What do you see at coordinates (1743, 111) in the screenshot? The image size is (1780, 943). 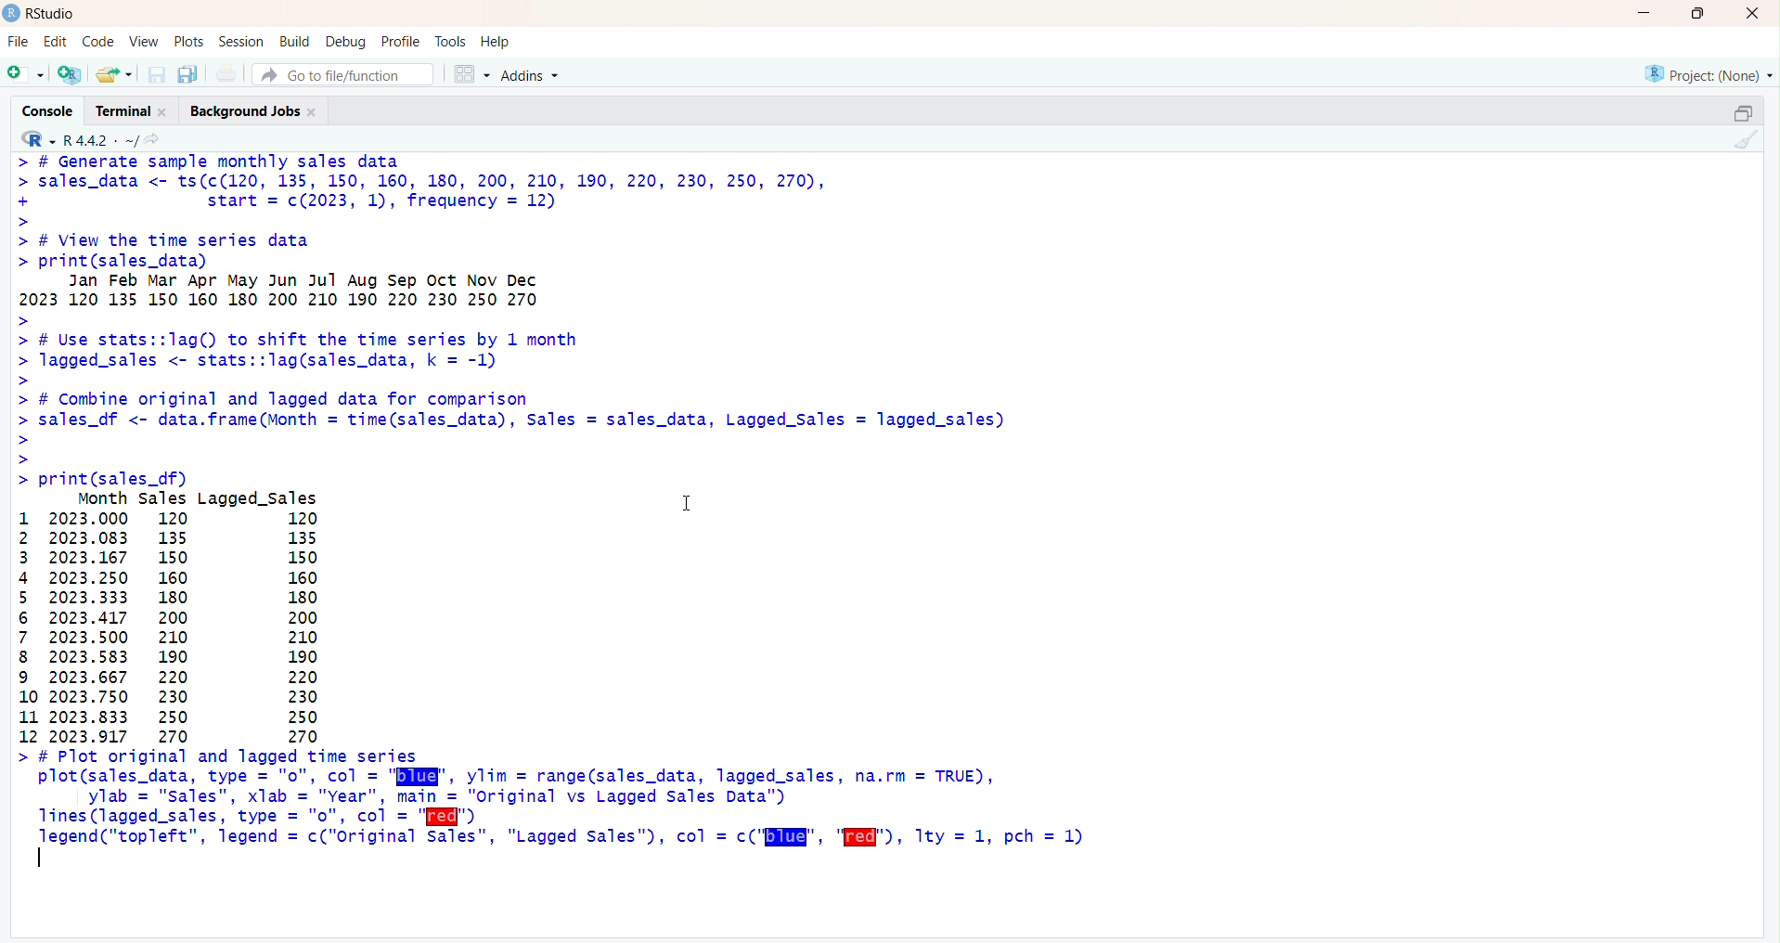 I see `collapse` at bounding box center [1743, 111].